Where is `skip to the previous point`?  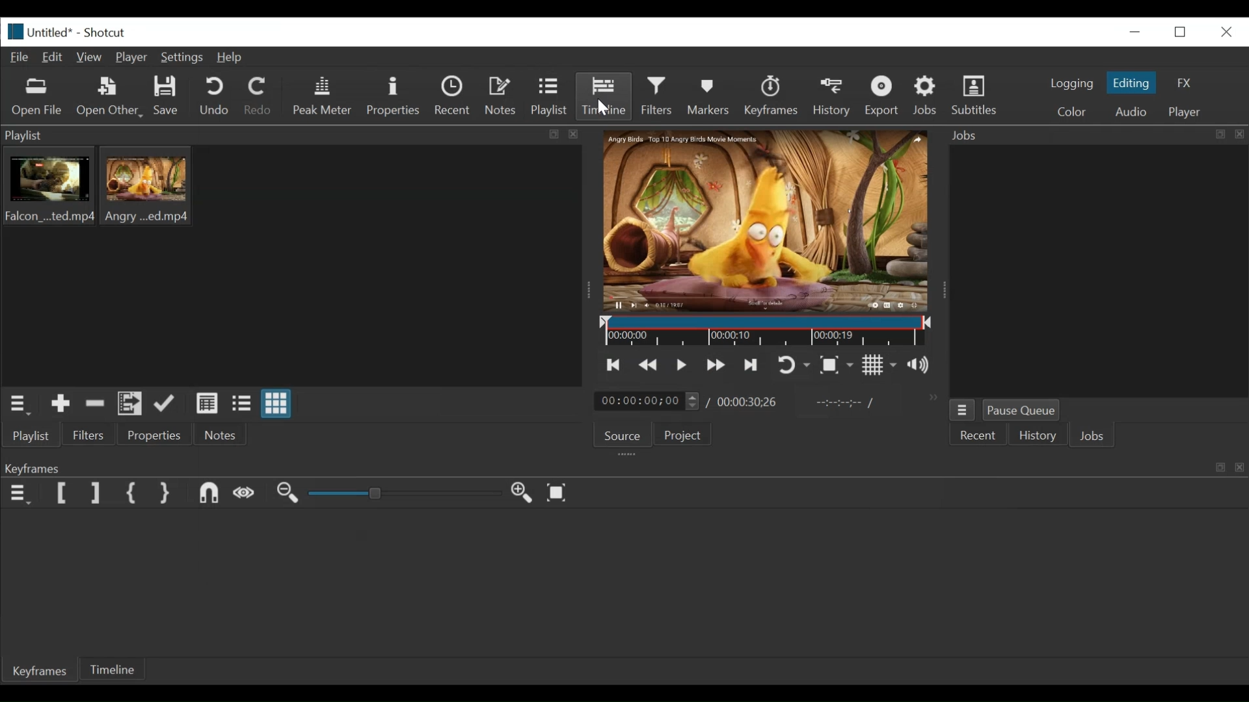
skip to the previous point is located at coordinates (613, 365).